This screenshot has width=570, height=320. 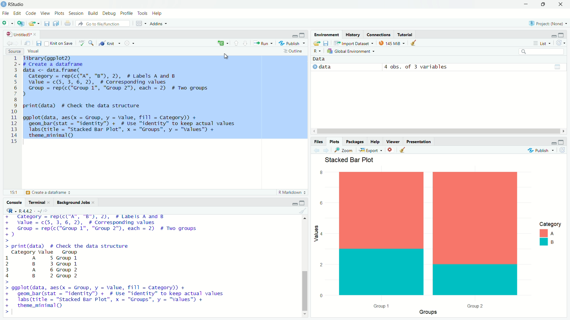 What do you see at coordinates (39, 202) in the screenshot?
I see `Terminal` at bounding box center [39, 202].